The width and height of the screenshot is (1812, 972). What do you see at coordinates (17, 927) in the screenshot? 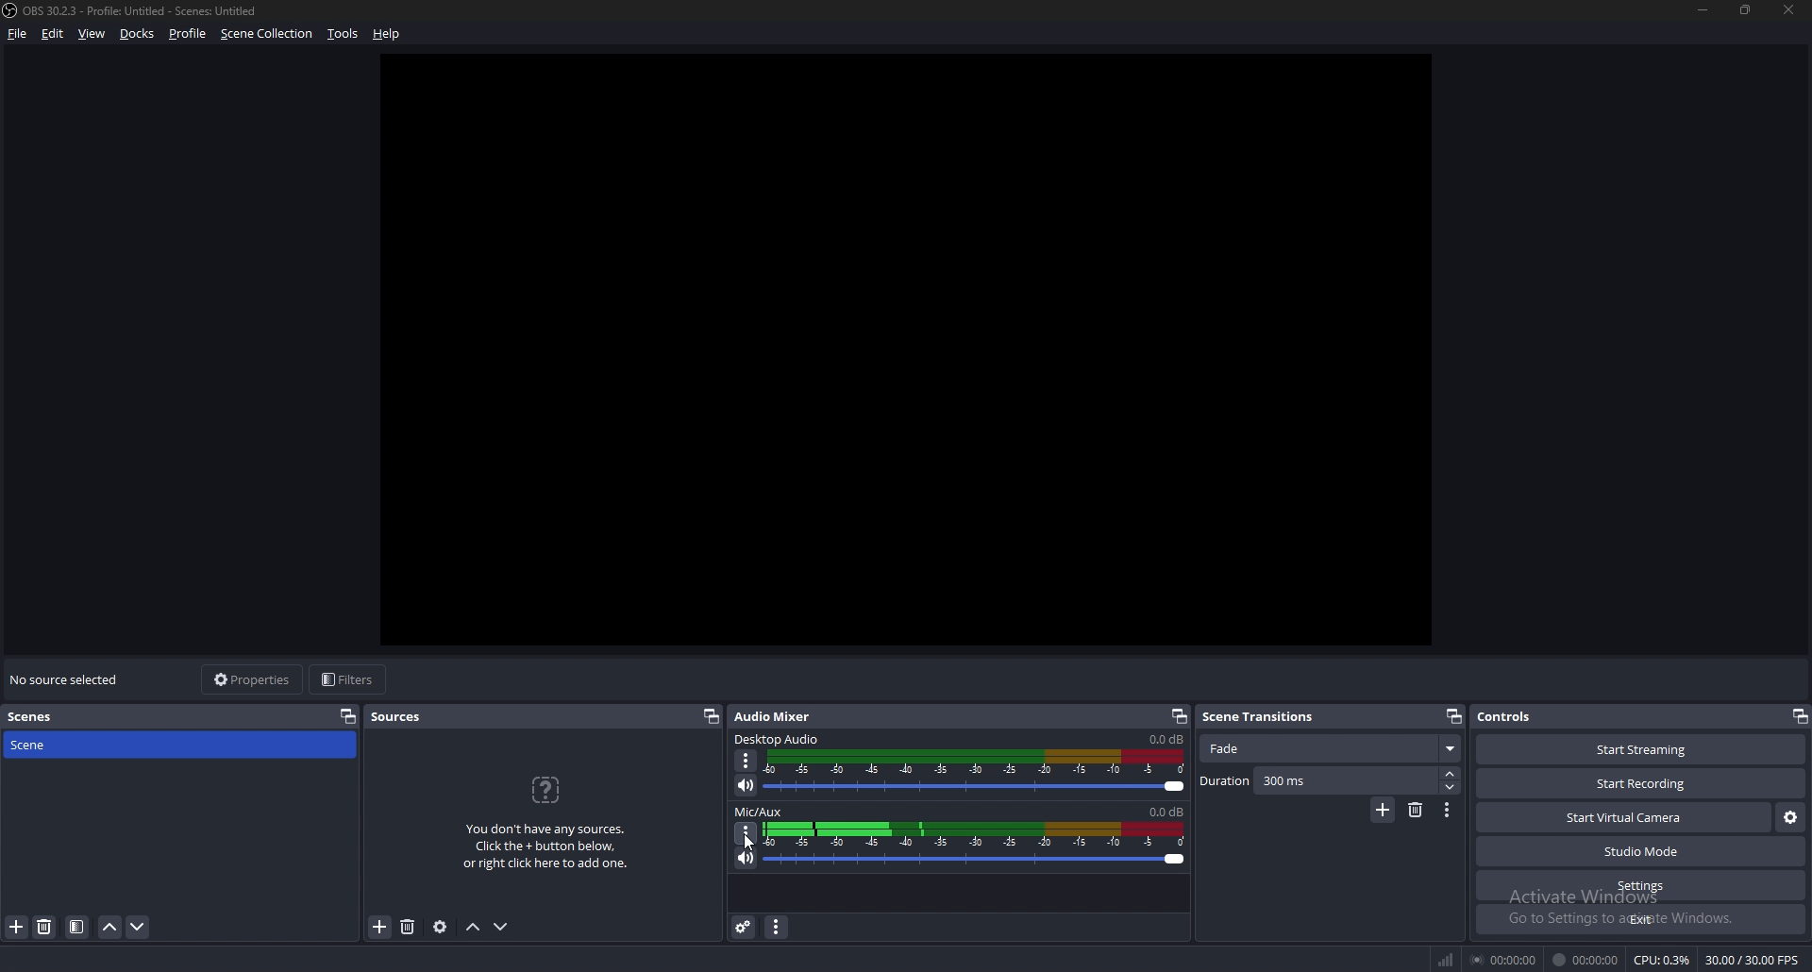
I see `add scene` at bounding box center [17, 927].